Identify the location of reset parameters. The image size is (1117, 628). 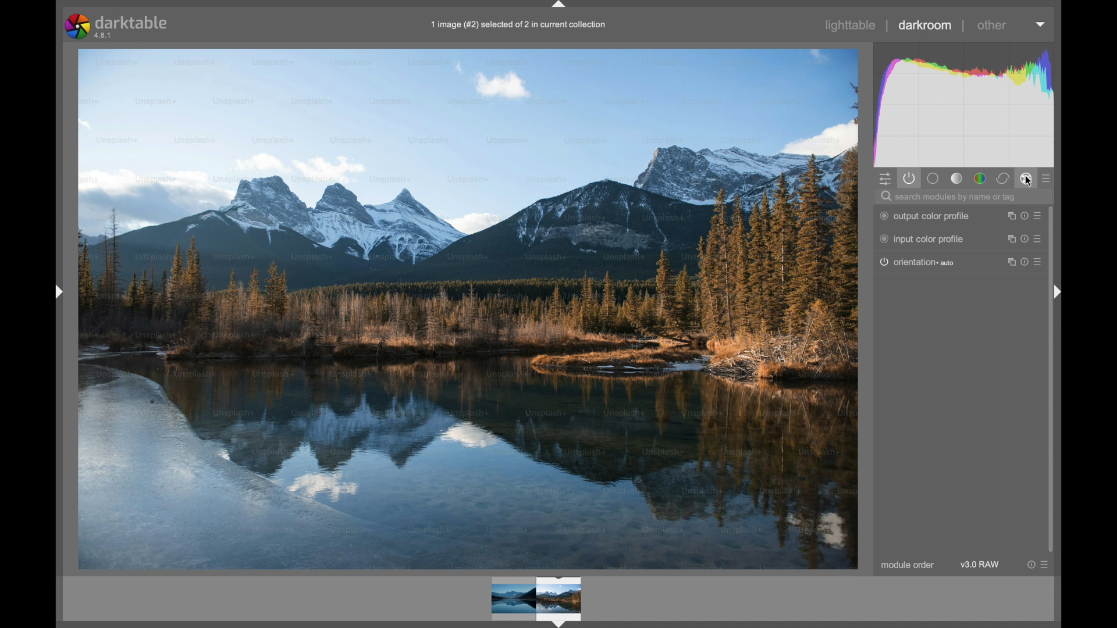
(1024, 262).